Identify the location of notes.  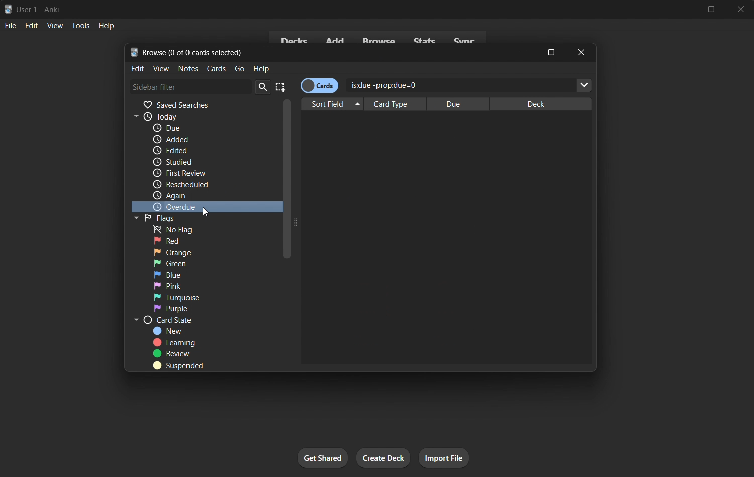
(188, 69).